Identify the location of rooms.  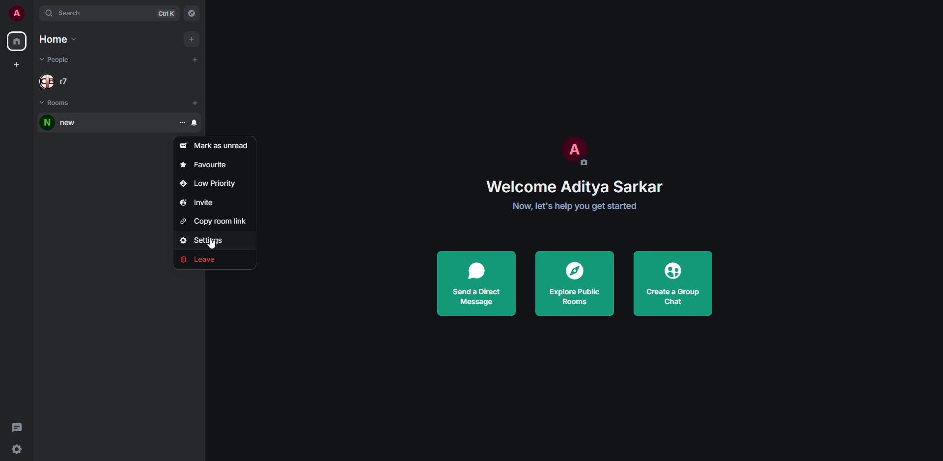
(57, 103).